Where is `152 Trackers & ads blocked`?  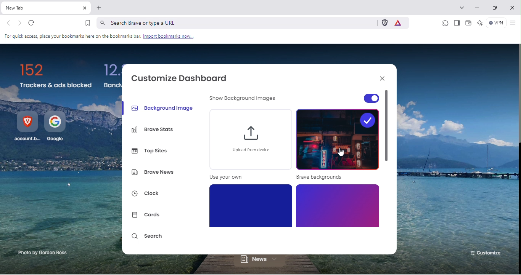
152 Trackers & ads blocked is located at coordinates (56, 77).